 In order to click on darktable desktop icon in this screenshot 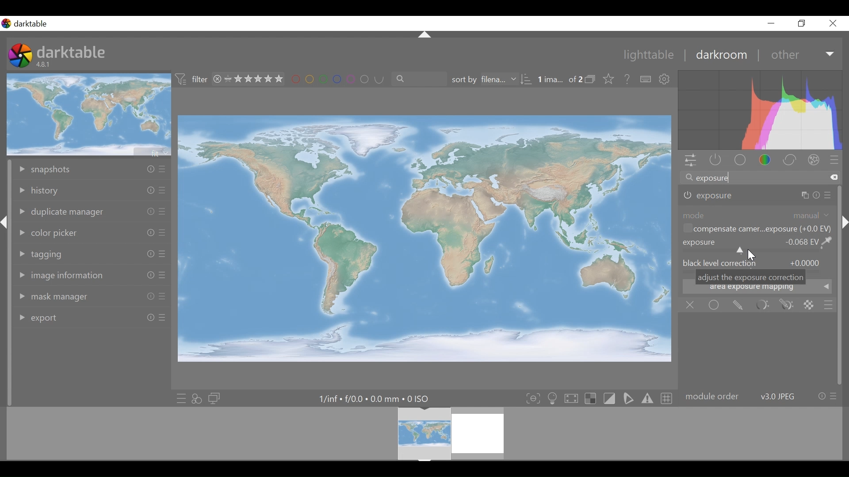, I will do `click(20, 56)`.